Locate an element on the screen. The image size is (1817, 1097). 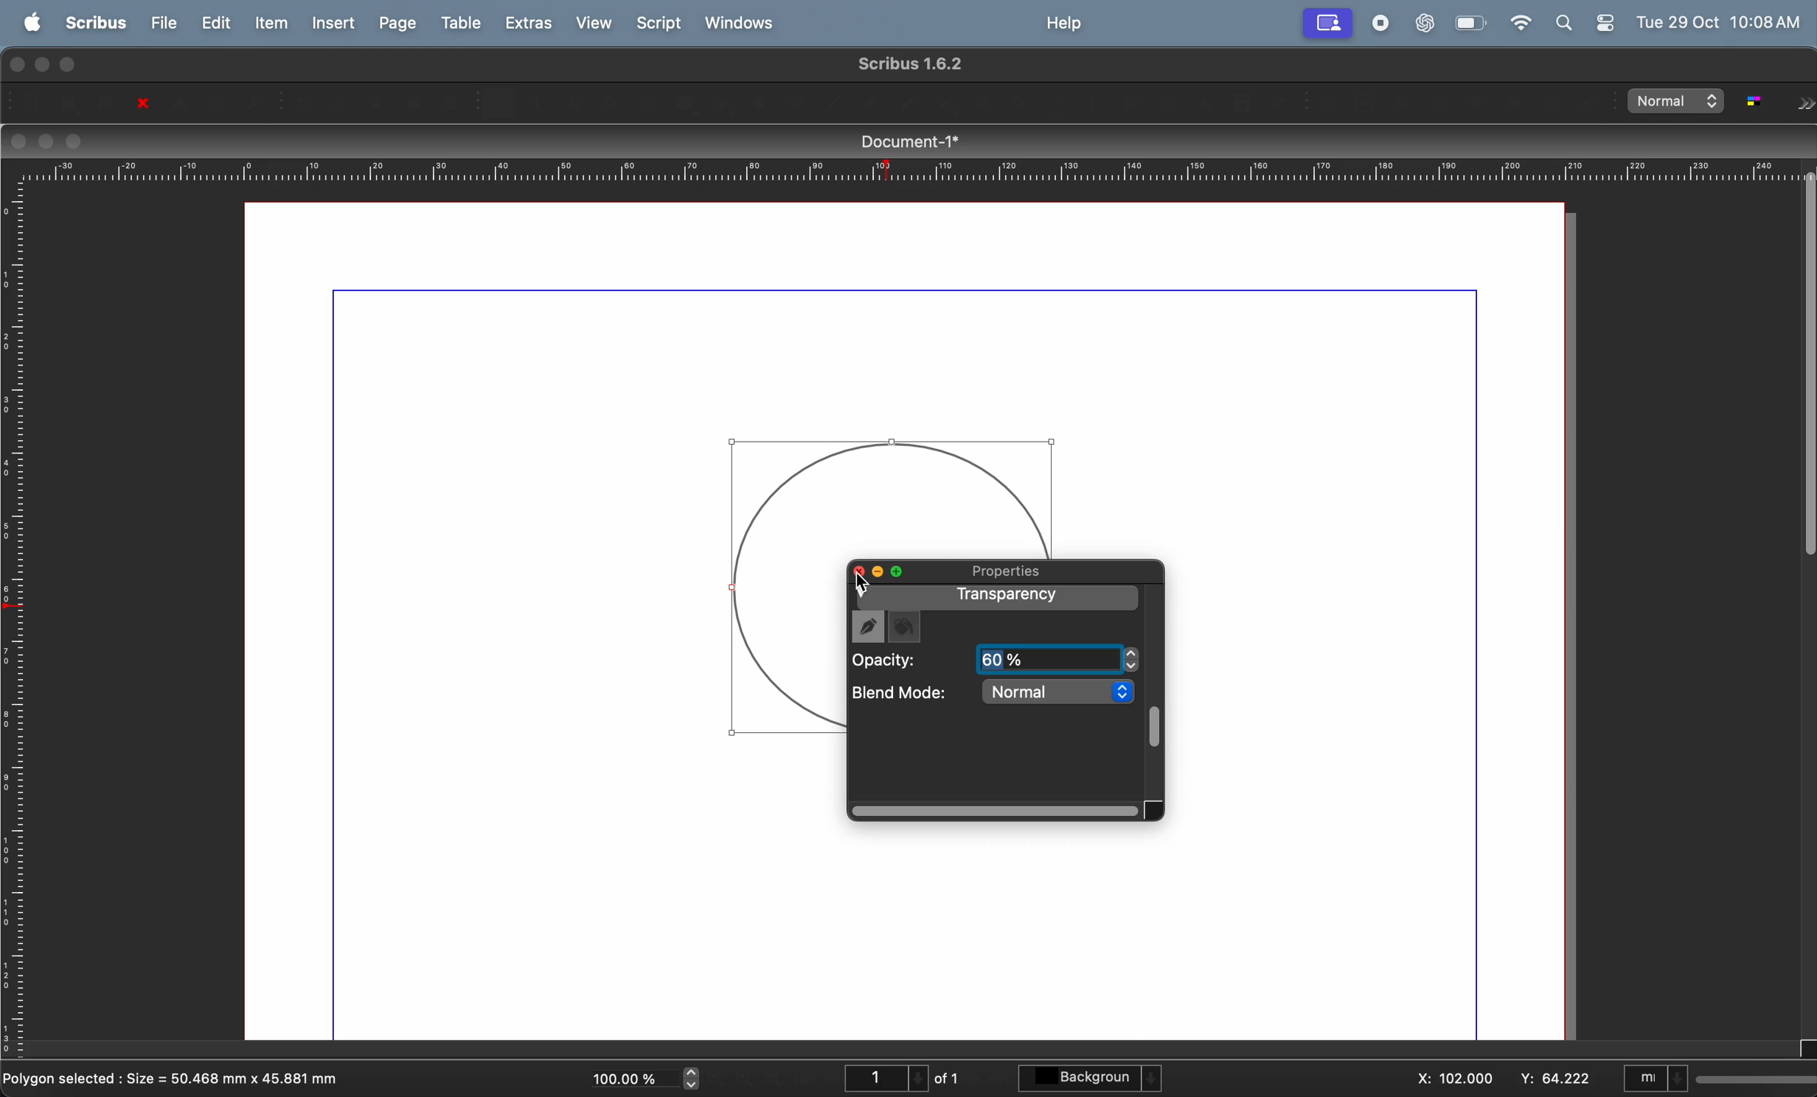
help is located at coordinates (1066, 24).